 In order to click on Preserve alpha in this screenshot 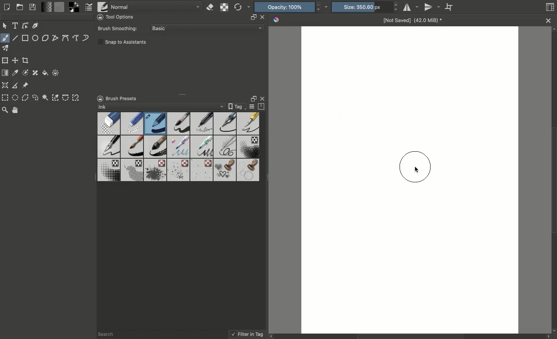, I will do `click(225, 7)`.